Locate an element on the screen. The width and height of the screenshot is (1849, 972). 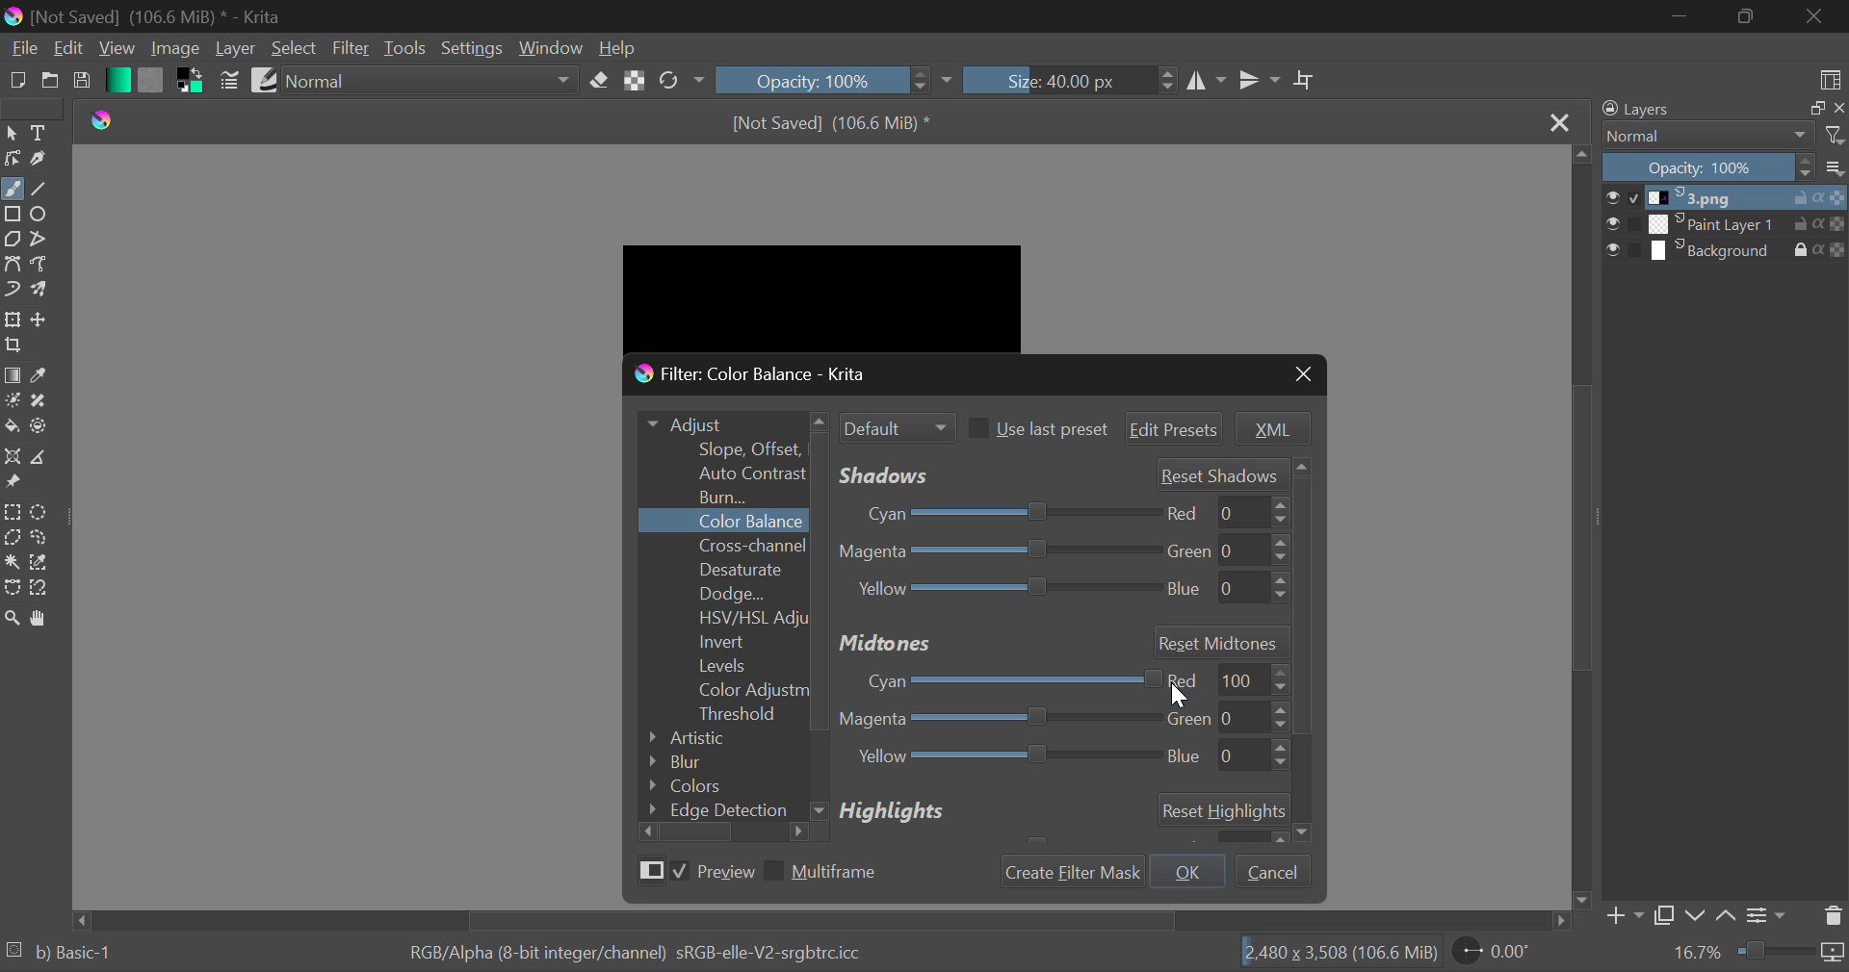
Freehand Tool is located at coordinates (12, 189).